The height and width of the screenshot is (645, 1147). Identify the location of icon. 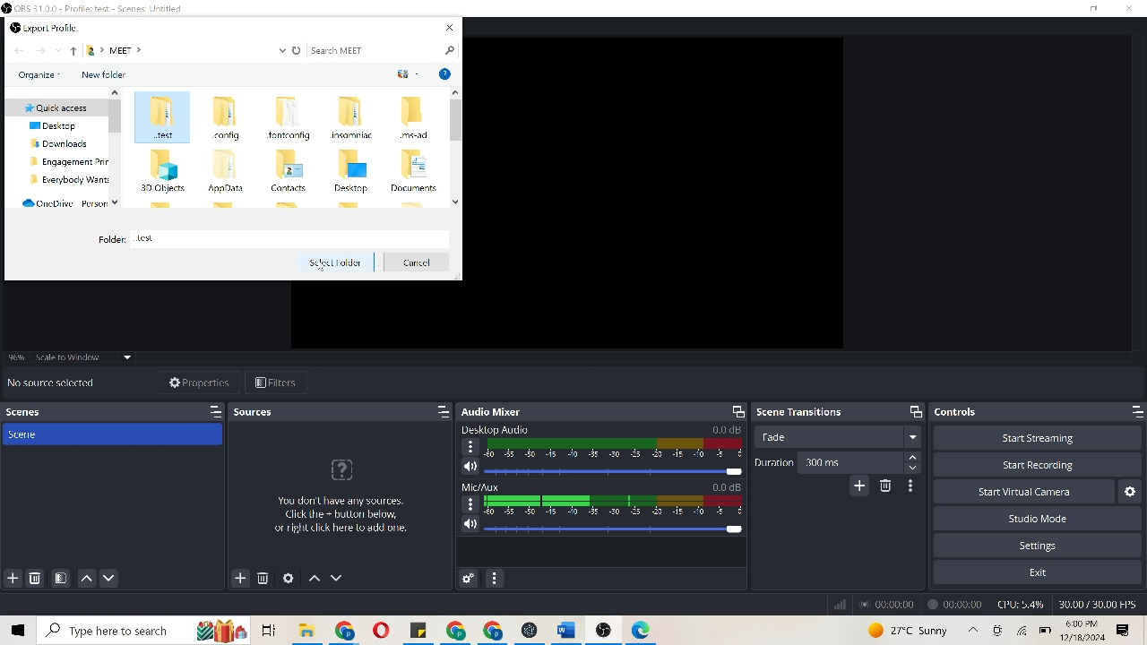
(998, 629).